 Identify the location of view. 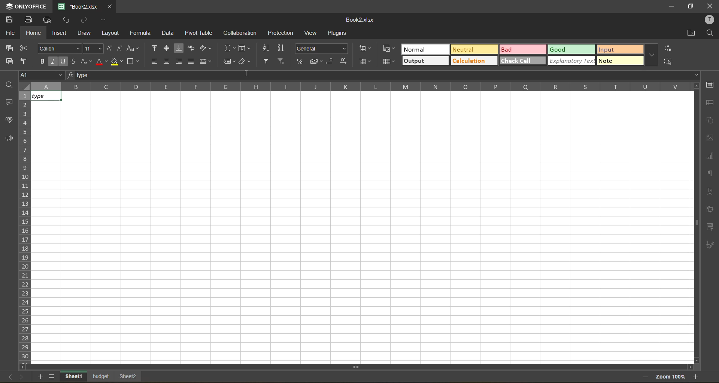
(312, 33).